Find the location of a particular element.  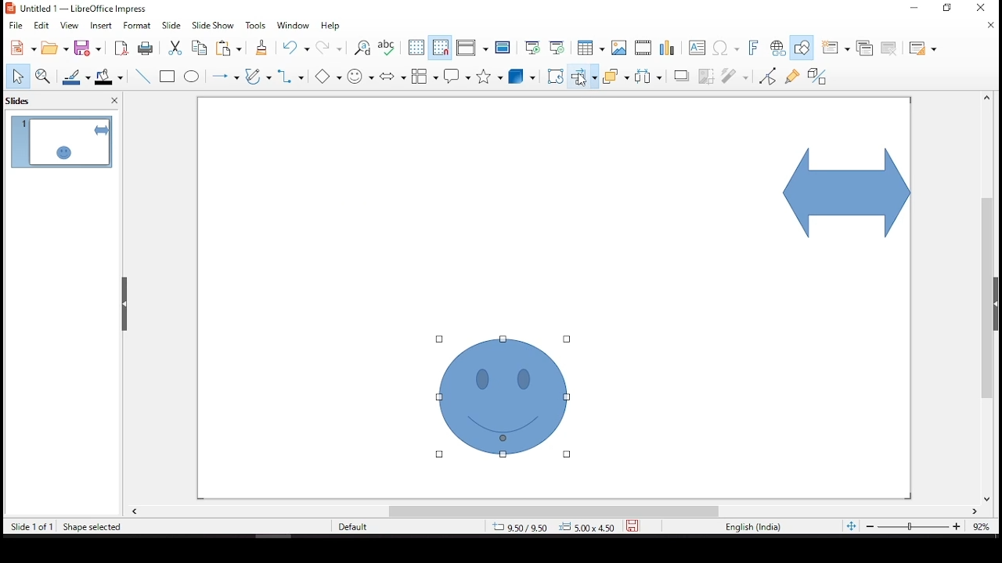

delete slide is located at coordinates (888, 48).